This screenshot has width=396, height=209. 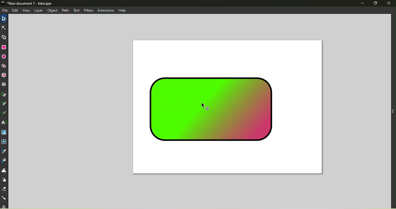 I want to click on Tweak tool, so click(x=4, y=170).